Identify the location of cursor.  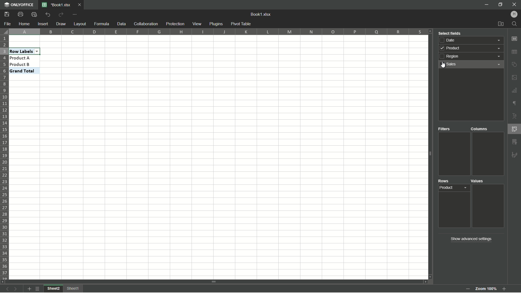
(442, 66).